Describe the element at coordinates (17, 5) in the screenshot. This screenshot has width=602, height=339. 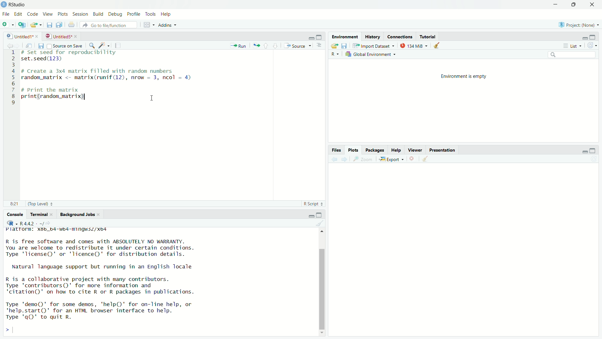
I see `RStudio` at that location.